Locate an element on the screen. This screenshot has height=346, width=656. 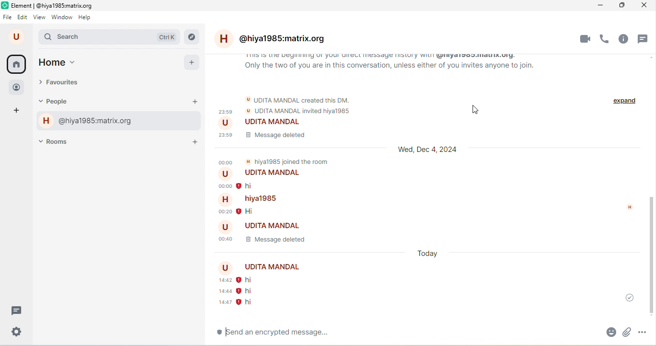
message deleted is located at coordinates (282, 238).